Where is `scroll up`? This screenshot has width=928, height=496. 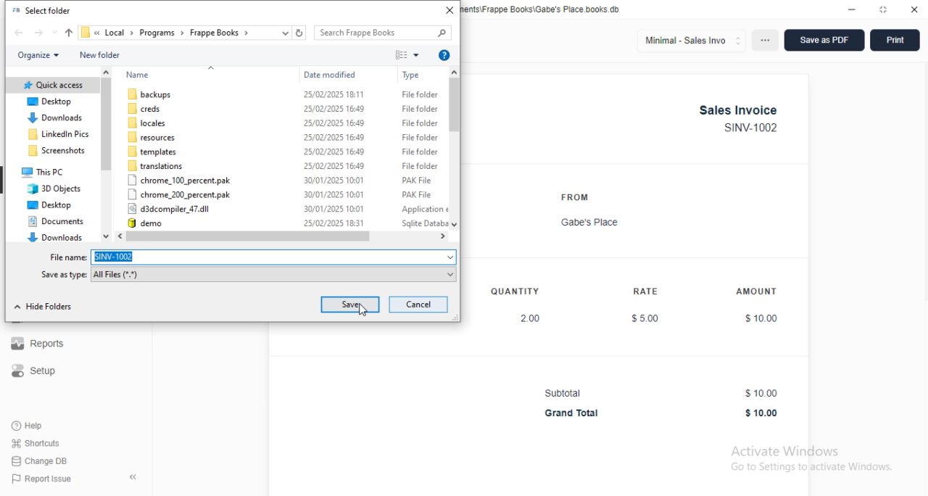 scroll up is located at coordinates (105, 73).